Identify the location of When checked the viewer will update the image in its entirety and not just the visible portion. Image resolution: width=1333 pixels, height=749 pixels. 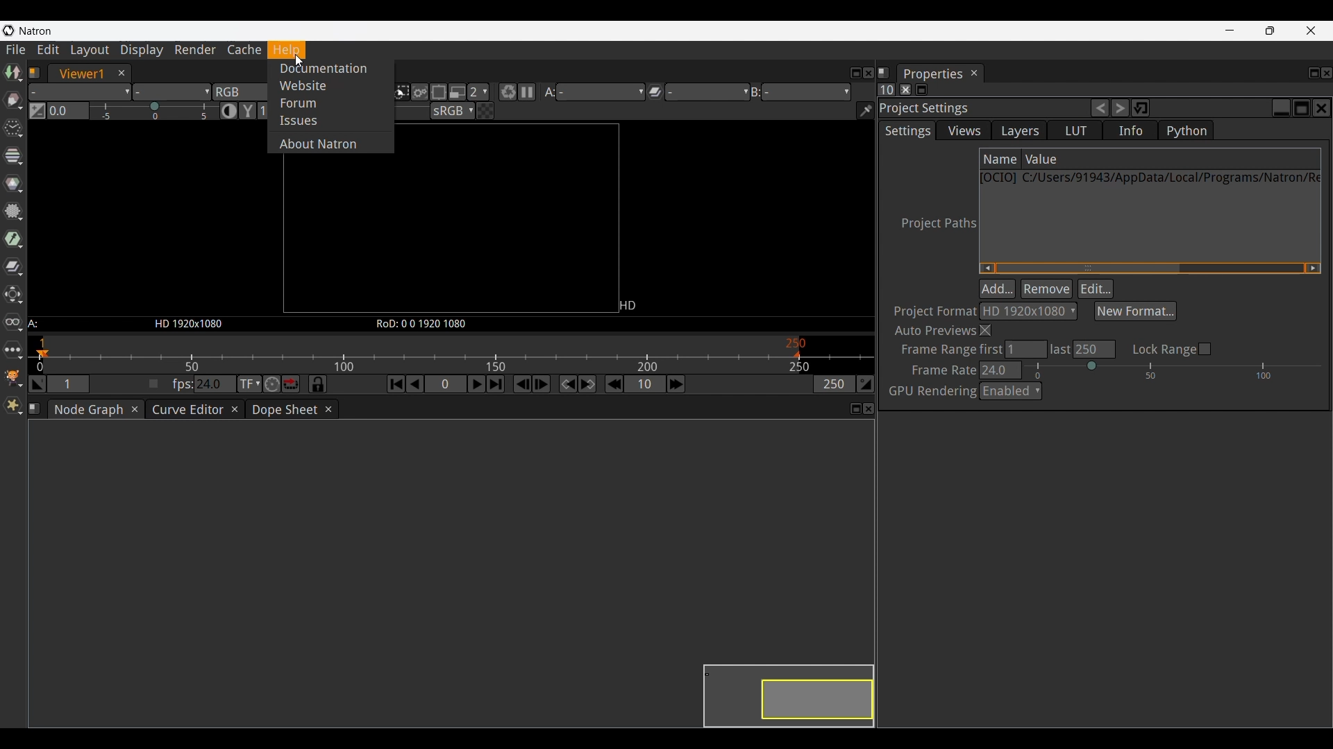
(419, 92).